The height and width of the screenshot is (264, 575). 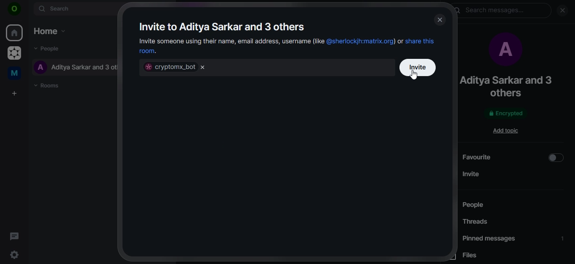 I want to click on cursor, so click(x=414, y=76).